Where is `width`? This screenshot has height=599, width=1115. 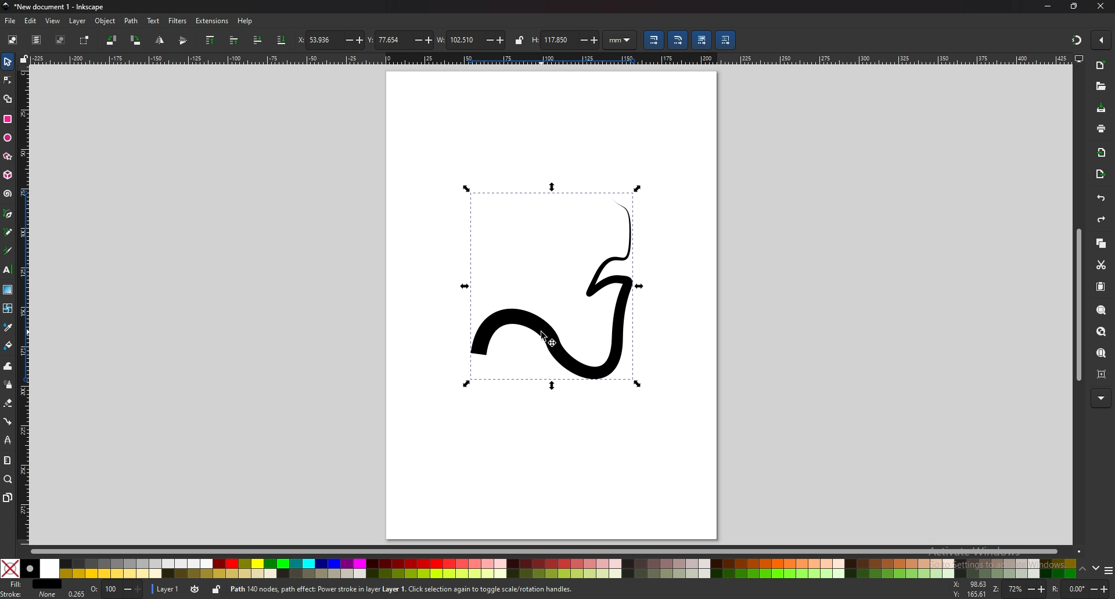 width is located at coordinates (470, 40).